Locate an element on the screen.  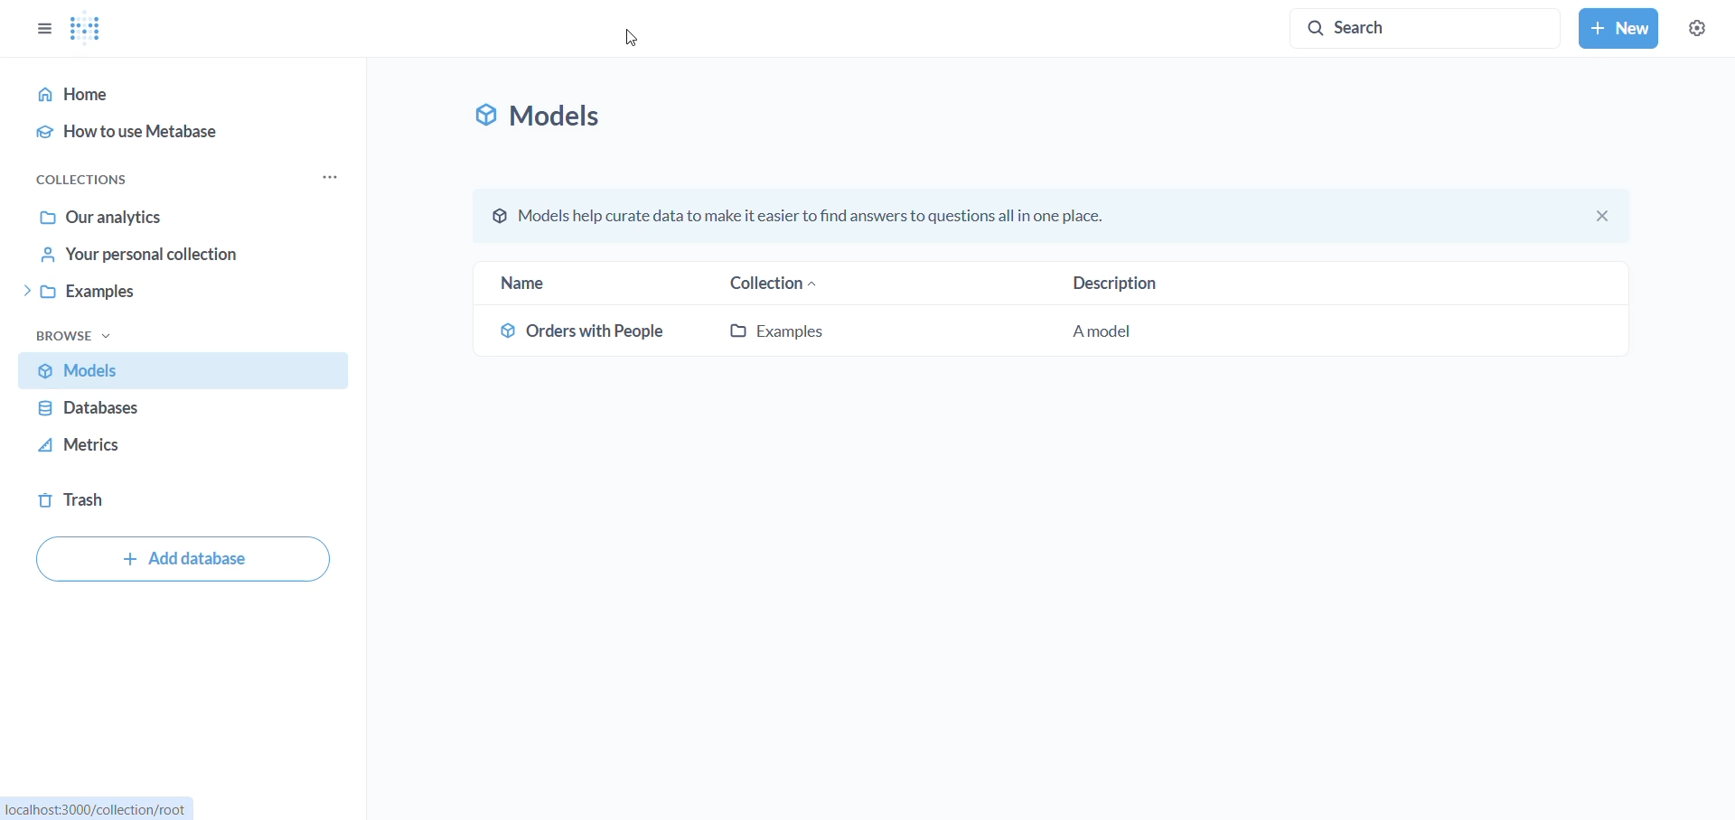
example is located at coordinates (177, 294).